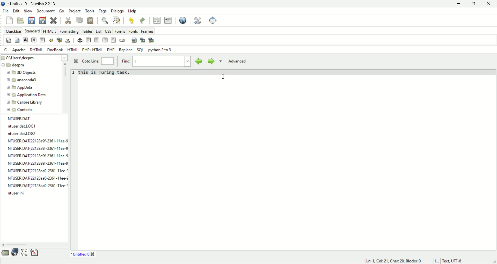 This screenshot has height=264, width=497. I want to click on close, so click(491, 4).